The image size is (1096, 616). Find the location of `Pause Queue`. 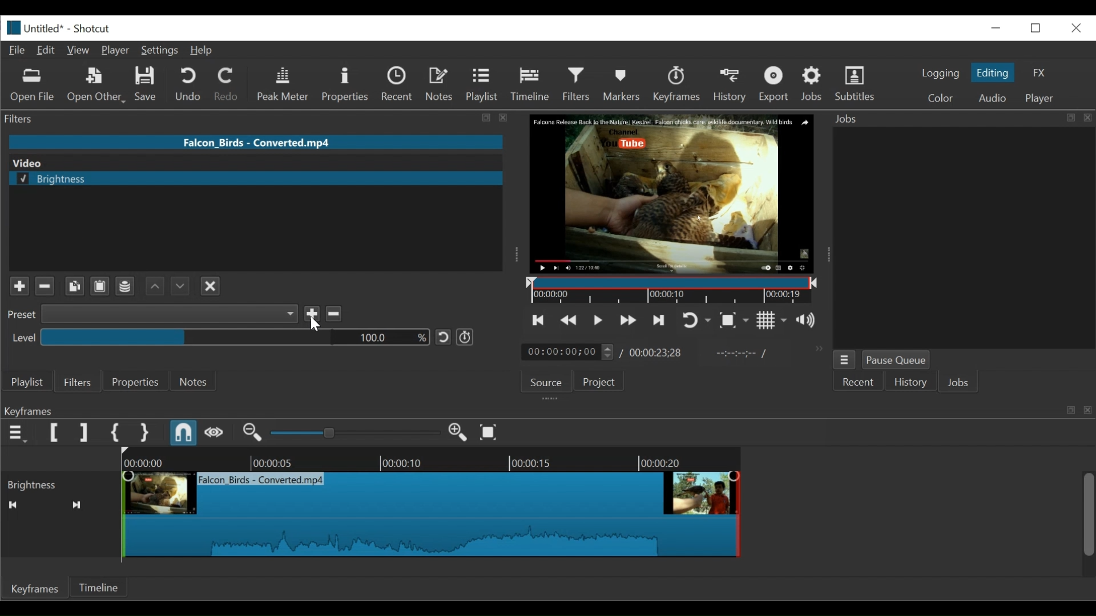

Pause Queue is located at coordinates (896, 360).